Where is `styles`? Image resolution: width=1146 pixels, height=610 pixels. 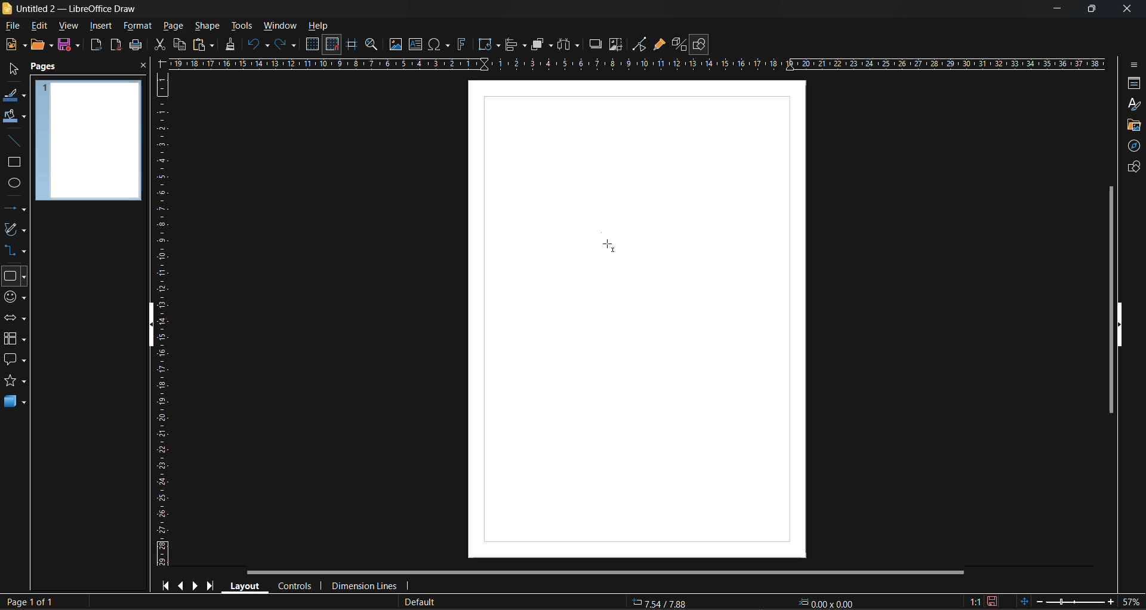
styles is located at coordinates (1135, 106).